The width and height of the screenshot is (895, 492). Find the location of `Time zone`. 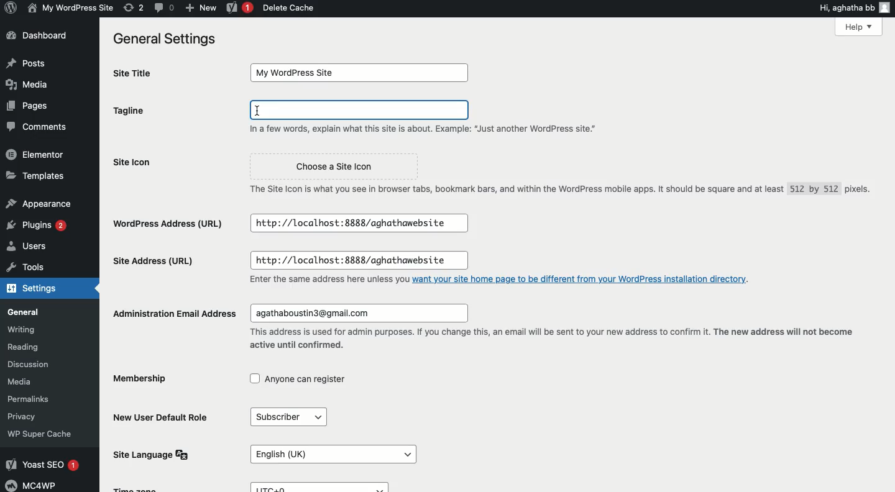

Time zone is located at coordinates (149, 488).